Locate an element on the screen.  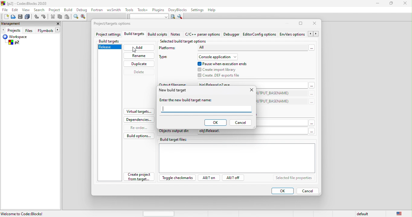
release is located at coordinates (110, 47).